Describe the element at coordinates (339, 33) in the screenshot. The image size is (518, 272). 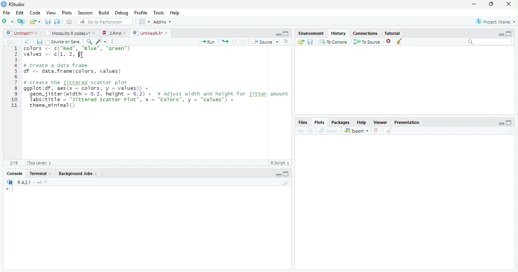
I see `History` at that location.